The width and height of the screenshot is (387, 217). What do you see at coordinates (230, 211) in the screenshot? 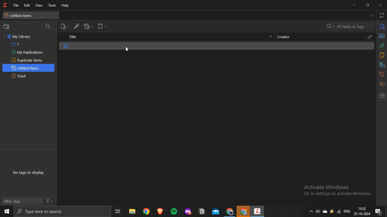
I see `chrome` at bounding box center [230, 211].